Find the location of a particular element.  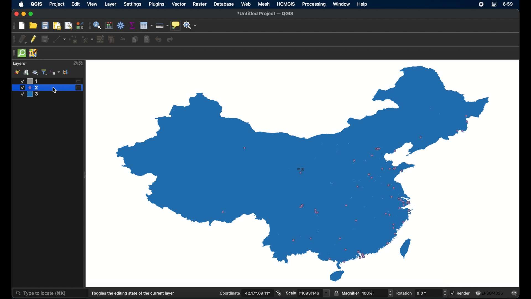

messages is located at coordinates (515, 293).